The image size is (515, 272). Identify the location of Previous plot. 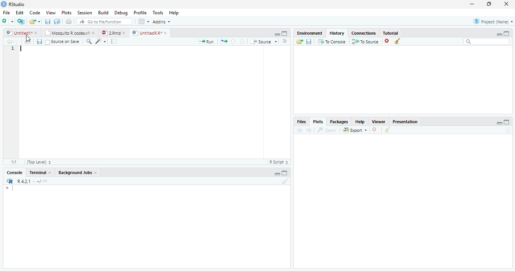
(300, 130).